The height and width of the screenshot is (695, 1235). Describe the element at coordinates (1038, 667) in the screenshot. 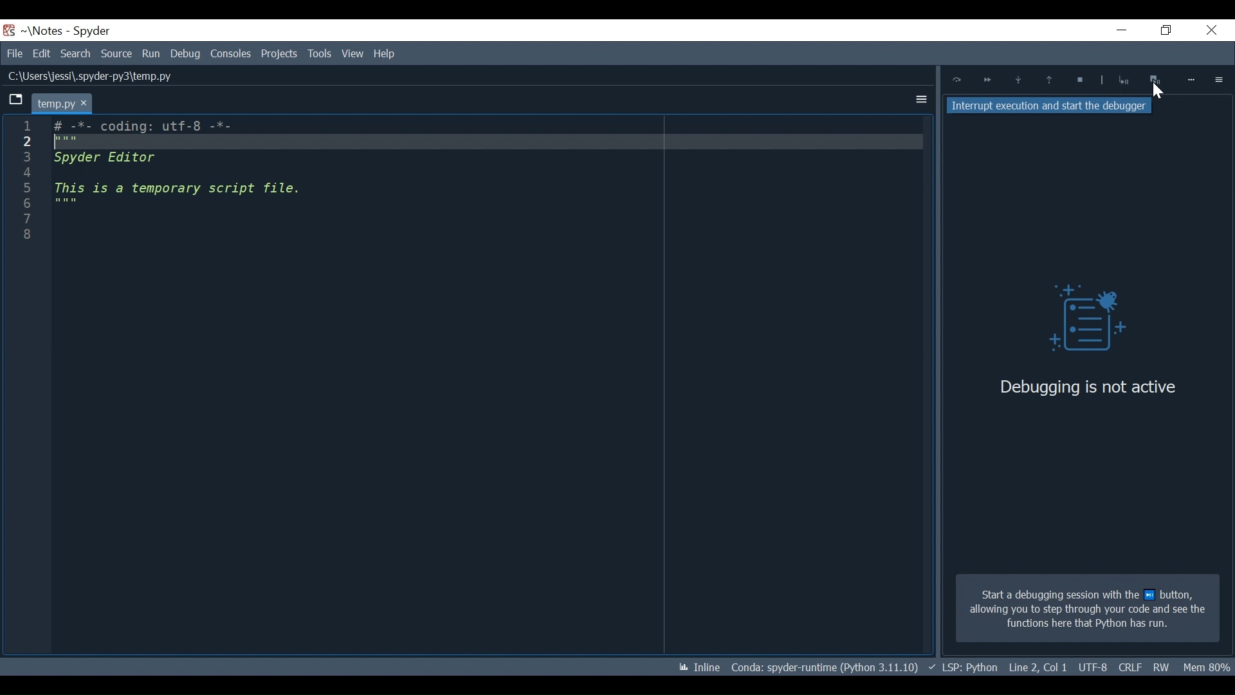

I see `File EQL Status` at that location.